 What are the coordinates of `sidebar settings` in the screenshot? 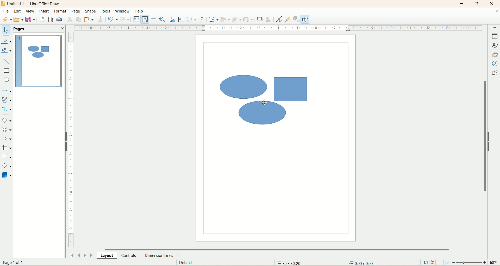 It's located at (494, 28).